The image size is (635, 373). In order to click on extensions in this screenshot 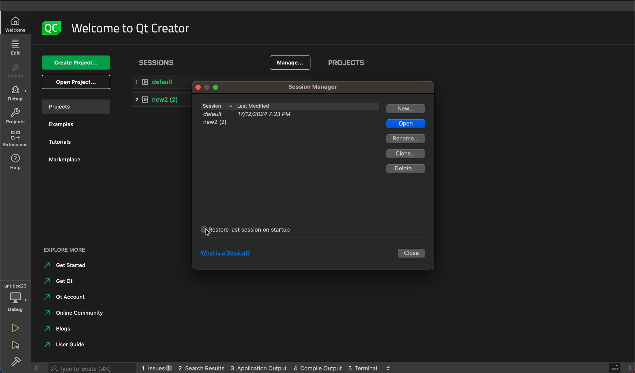, I will do `click(17, 139)`.